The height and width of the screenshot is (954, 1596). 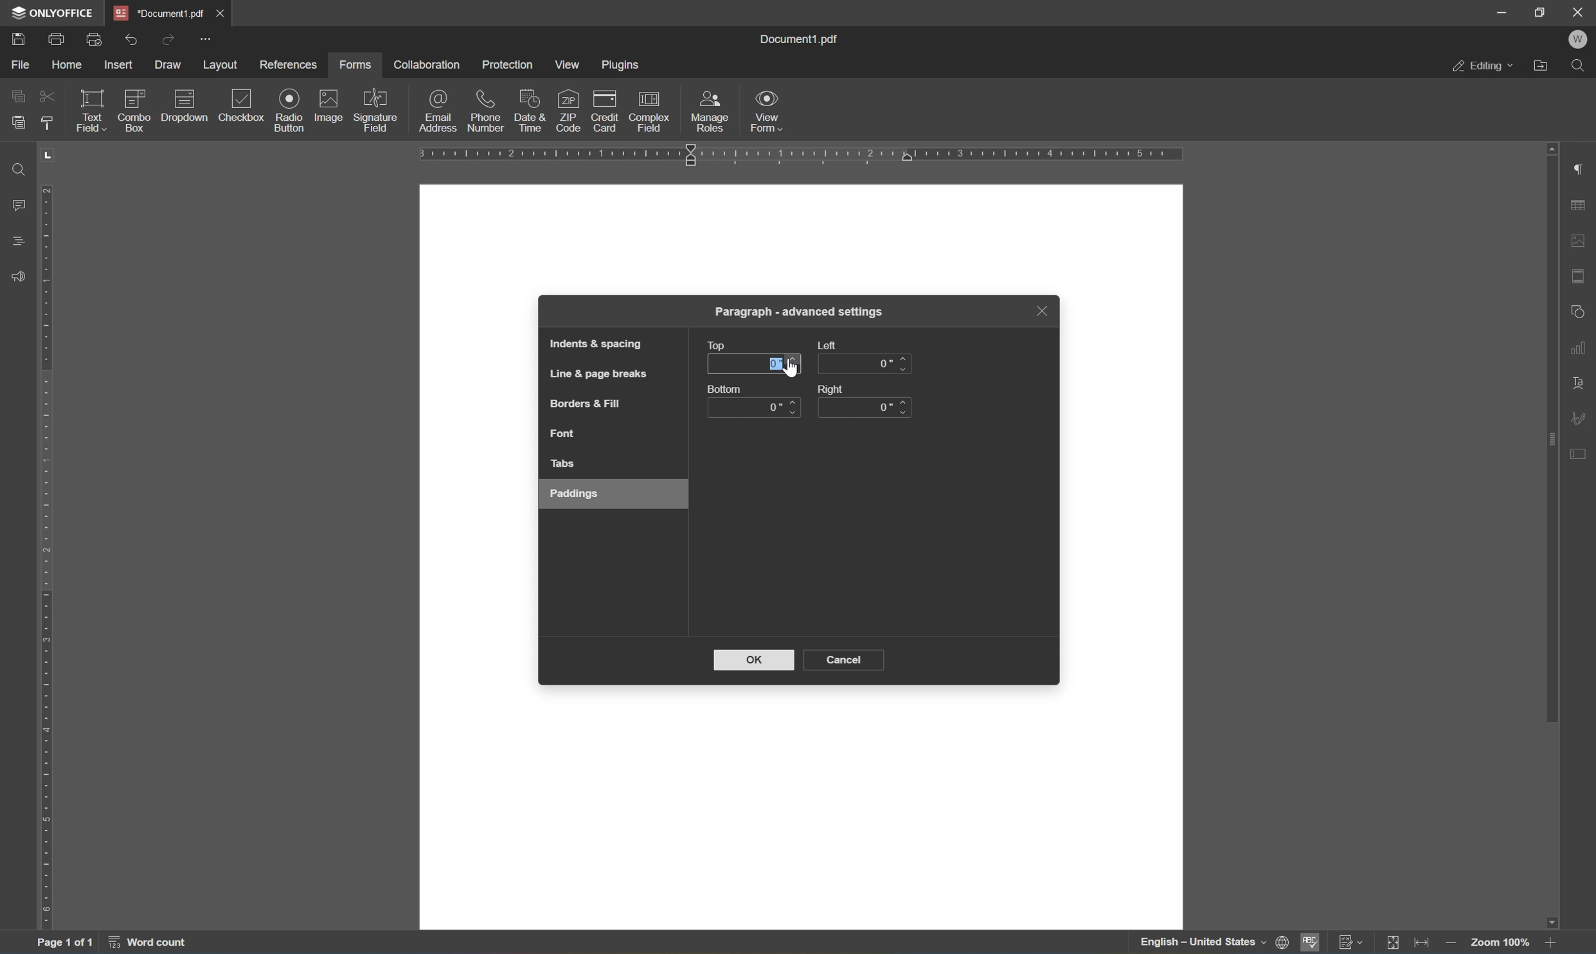 What do you see at coordinates (24, 39) in the screenshot?
I see `save` at bounding box center [24, 39].